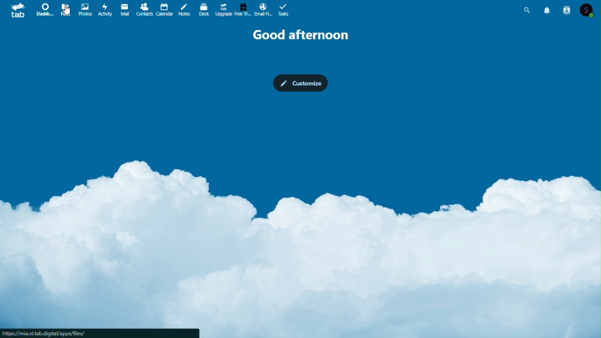 The height and width of the screenshot is (338, 601). What do you see at coordinates (184, 10) in the screenshot?
I see `notes` at bounding box center [184, 10].